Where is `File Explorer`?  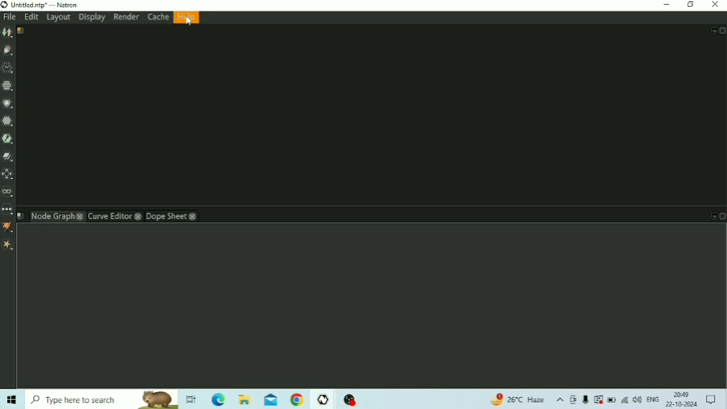 File Explorer is located at coordinates (246, 399).